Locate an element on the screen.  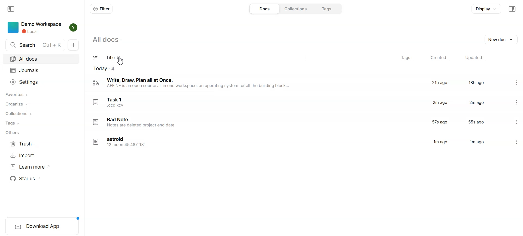
Bad Note is located at coordinates (118, 120).